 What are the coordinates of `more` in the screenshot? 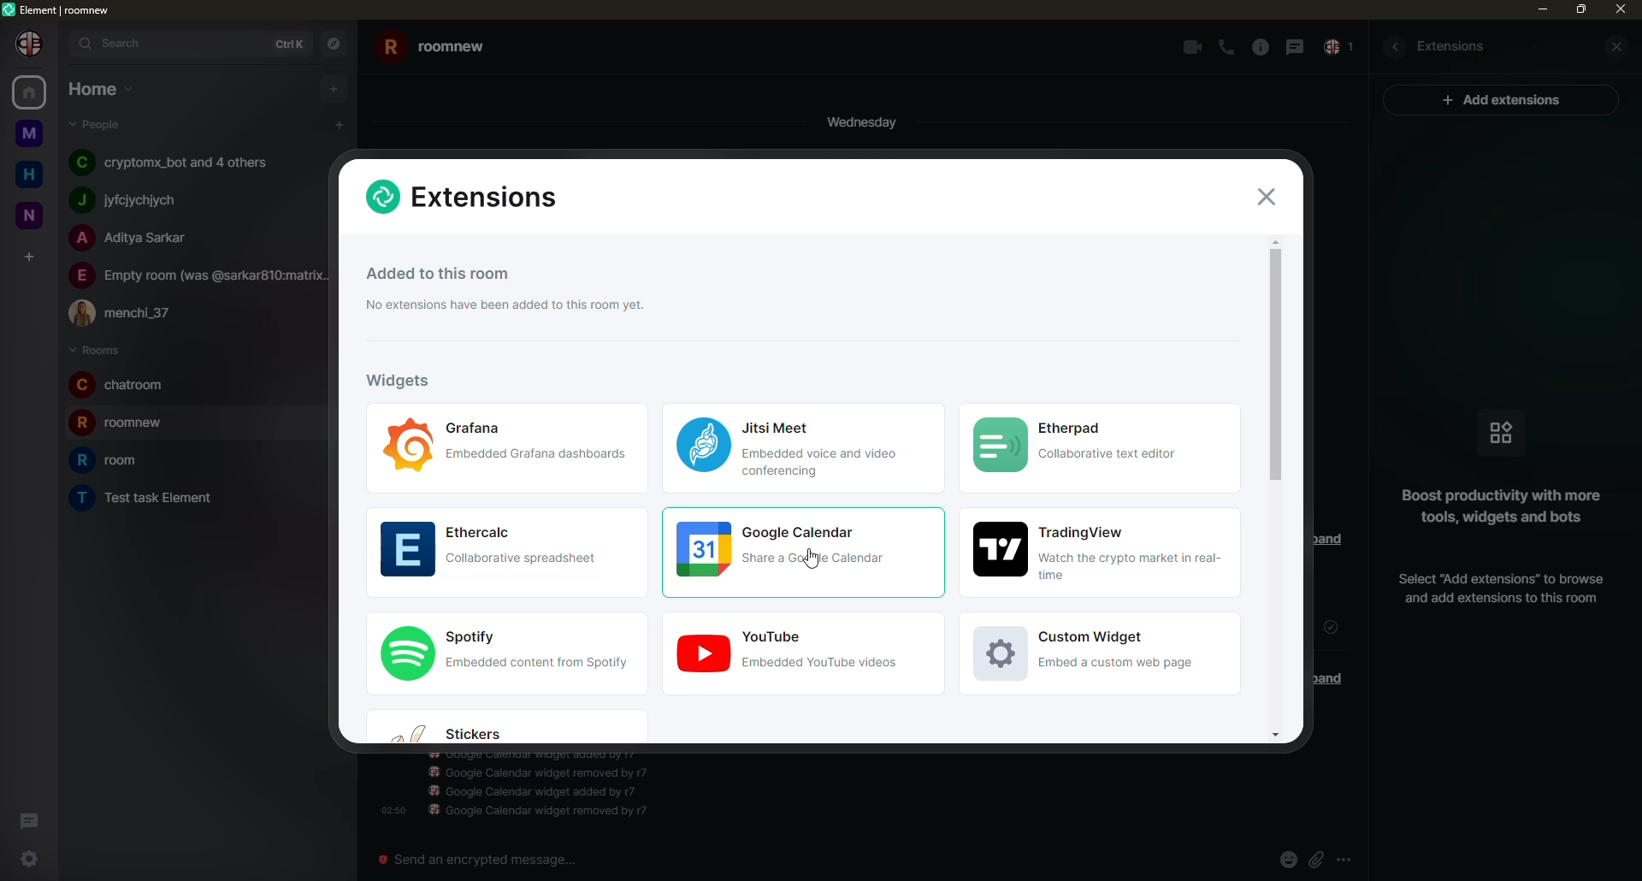 It's located at (1343, 859).